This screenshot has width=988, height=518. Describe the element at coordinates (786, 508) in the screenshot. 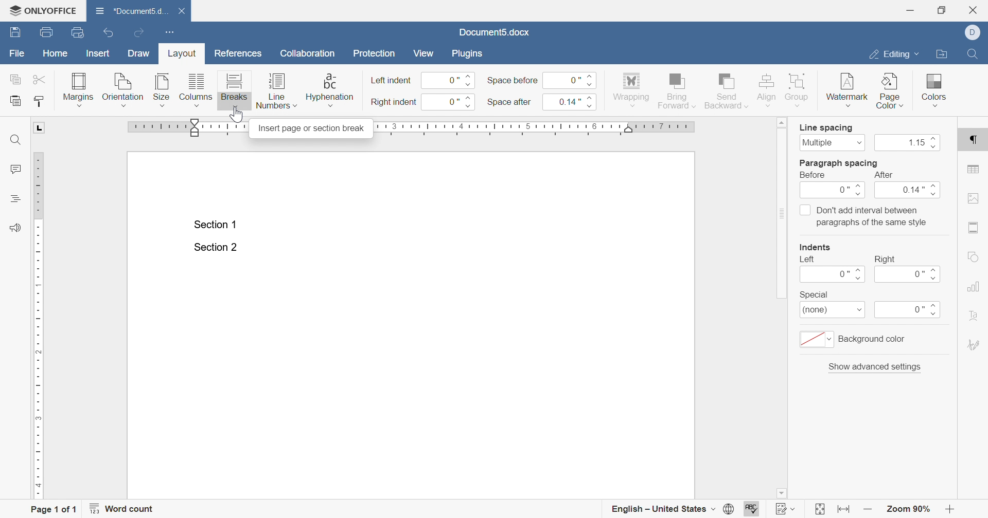

I see `track changes` at that location.